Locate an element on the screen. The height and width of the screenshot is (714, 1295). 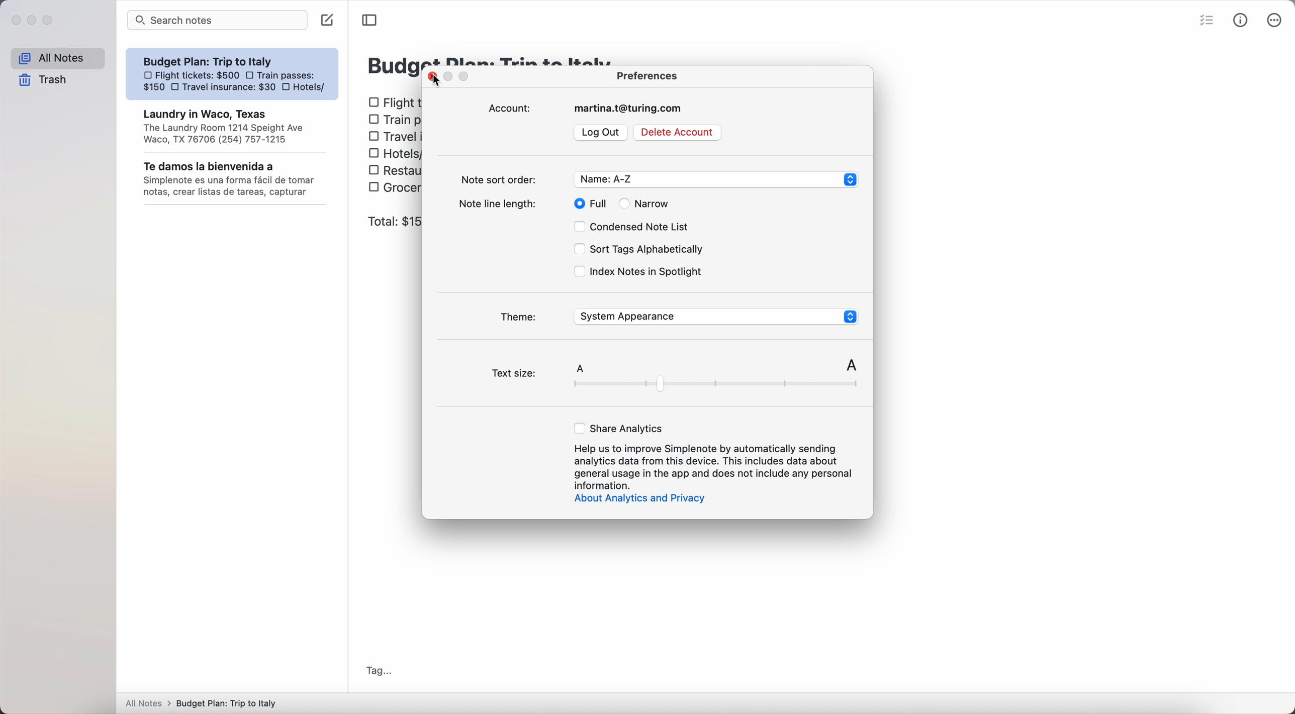
note line length is located at coordinates (502, 203).